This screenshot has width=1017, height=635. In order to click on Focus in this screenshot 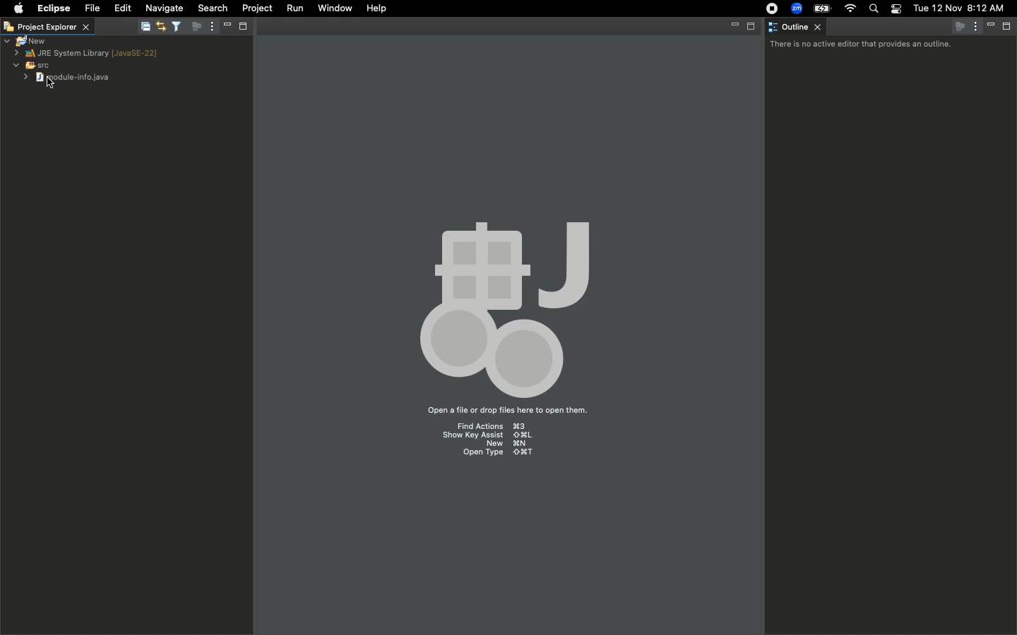, I will do `click(961, 26)`.